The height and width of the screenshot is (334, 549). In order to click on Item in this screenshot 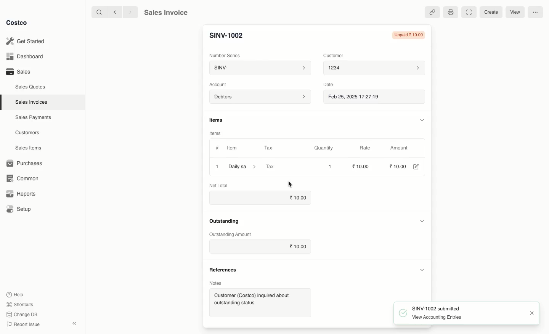, I will do `click(233, 148)`.